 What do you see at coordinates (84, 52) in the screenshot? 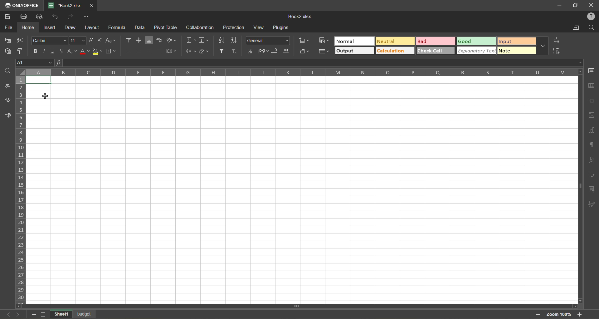
I see `font color` at bounding box center [84, 52].